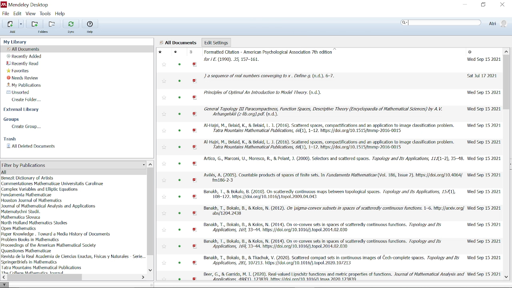 The height and width of the screenshot is (288, 512). I want to click on date time, so click(483, 142).